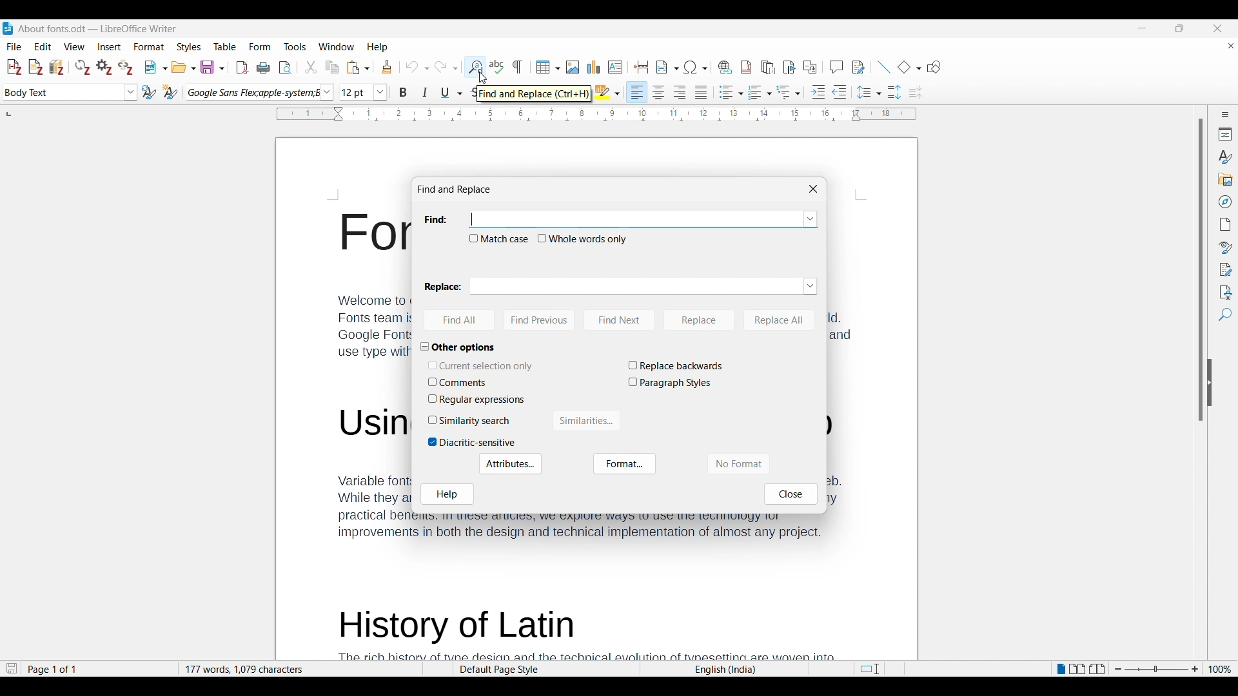 This screenshot has height=696, width=1238. Describe the element at coordinates (746, 67) in the screenshot. I see `Insert footnote` at that location.